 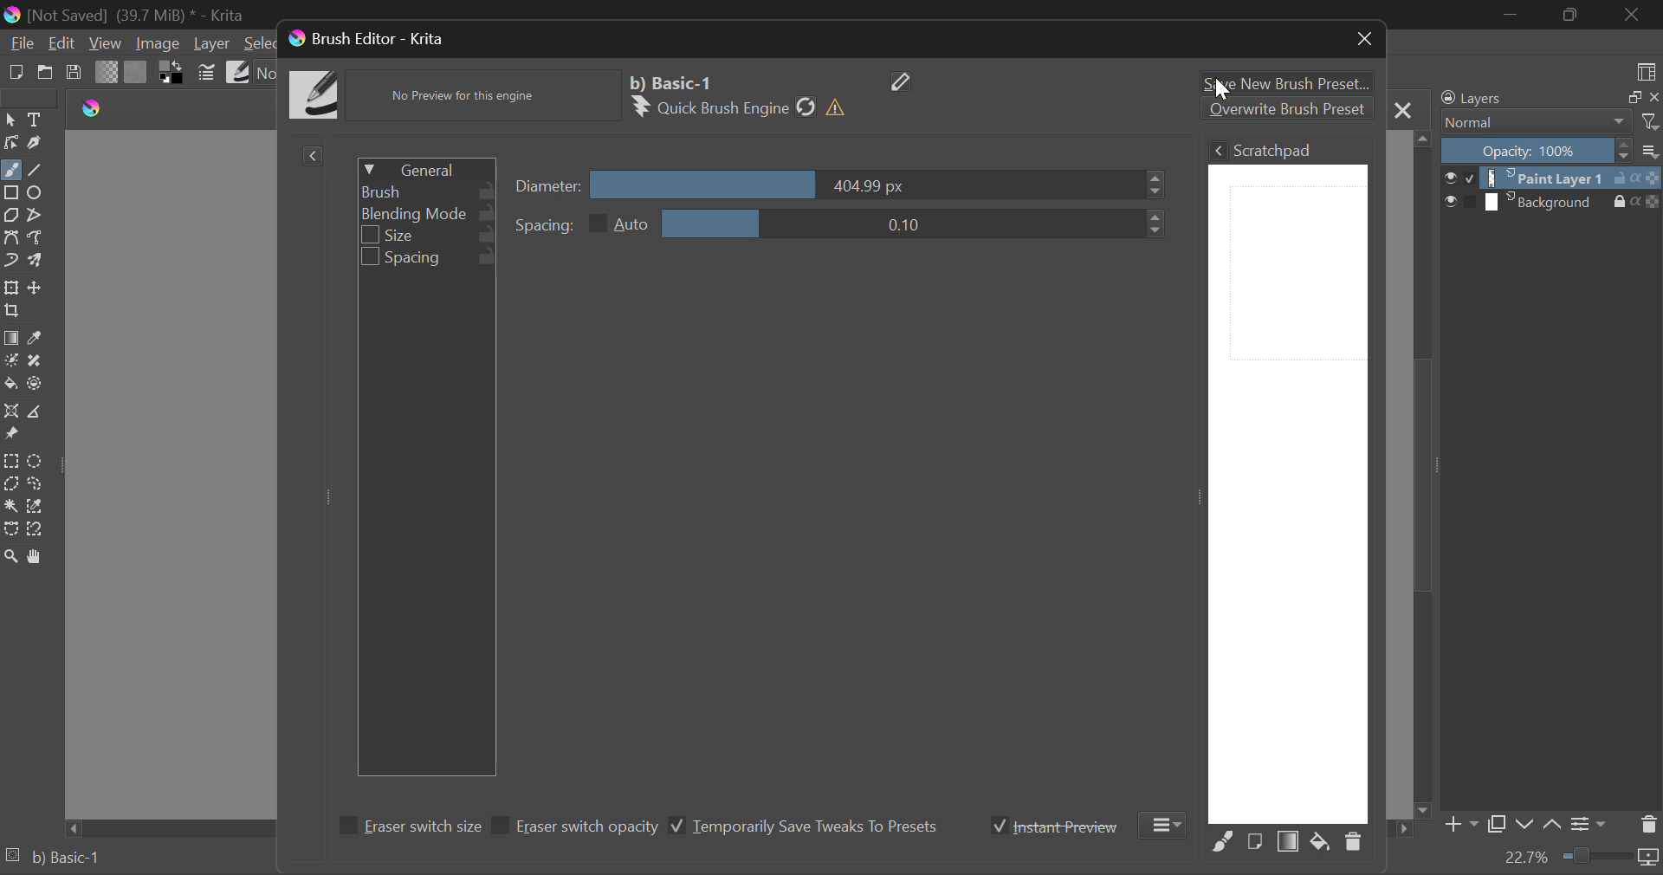 What do you see at coordinates (41, 237) in the screenshot?
I see `Freehand Path Tools` at bounding box center [41, 237].